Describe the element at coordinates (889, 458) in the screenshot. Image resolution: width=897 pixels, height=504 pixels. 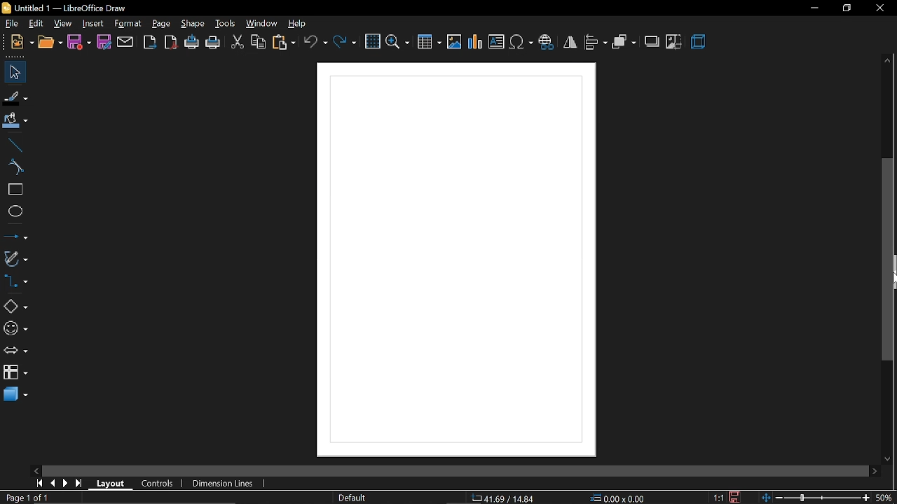
I see `move down` at that location.